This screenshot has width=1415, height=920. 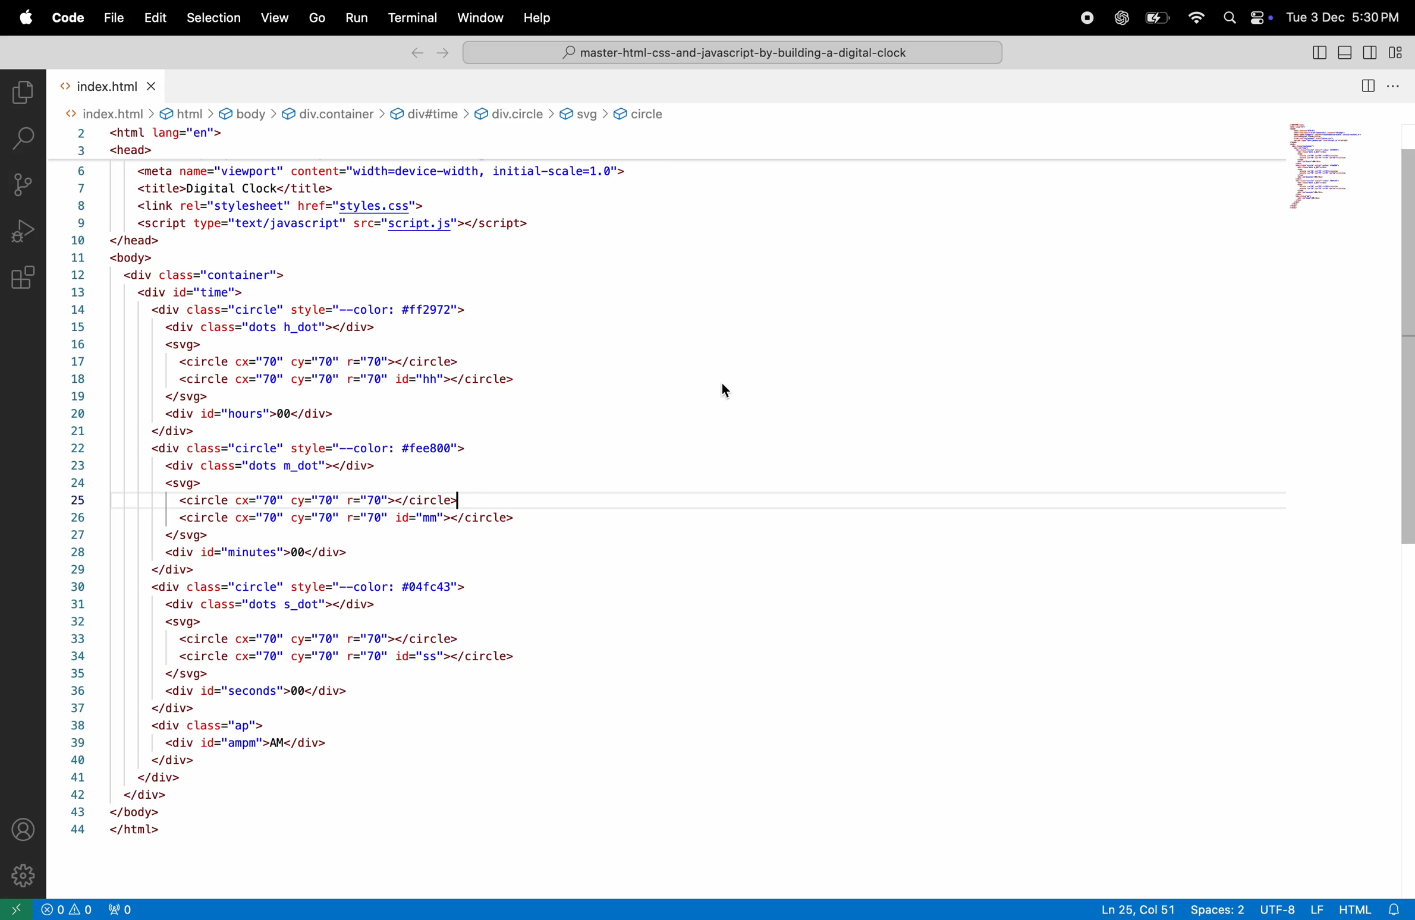 I want to click on view, so click(x=273, y=18).